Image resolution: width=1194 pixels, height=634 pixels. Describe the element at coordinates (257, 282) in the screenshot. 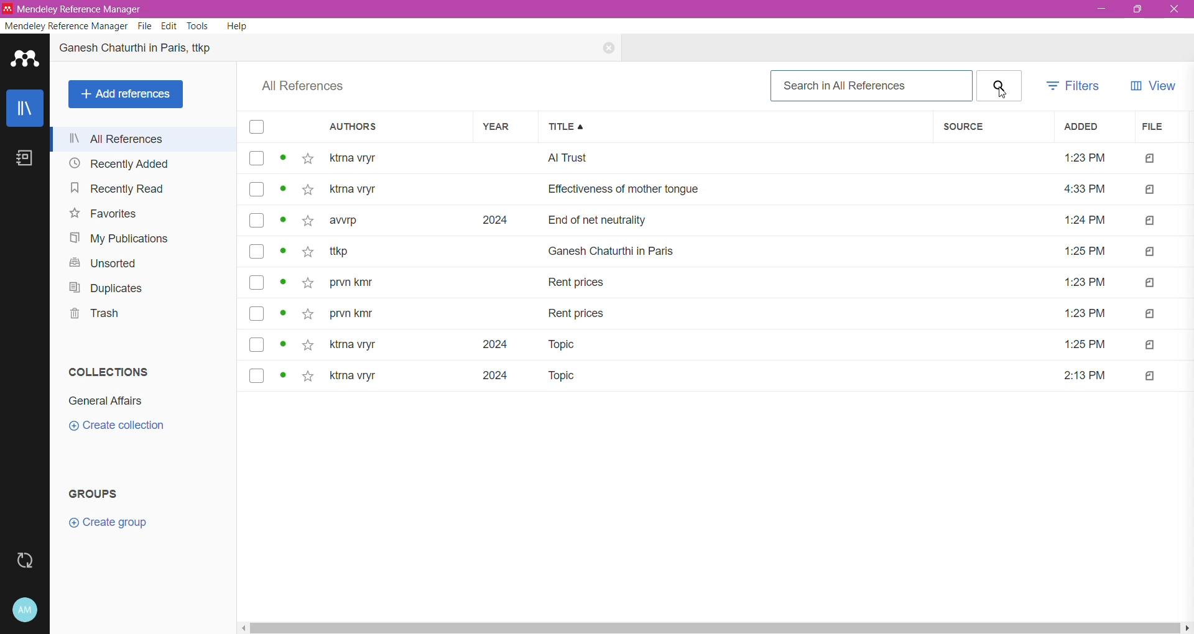

I see `select reference ` at that location.